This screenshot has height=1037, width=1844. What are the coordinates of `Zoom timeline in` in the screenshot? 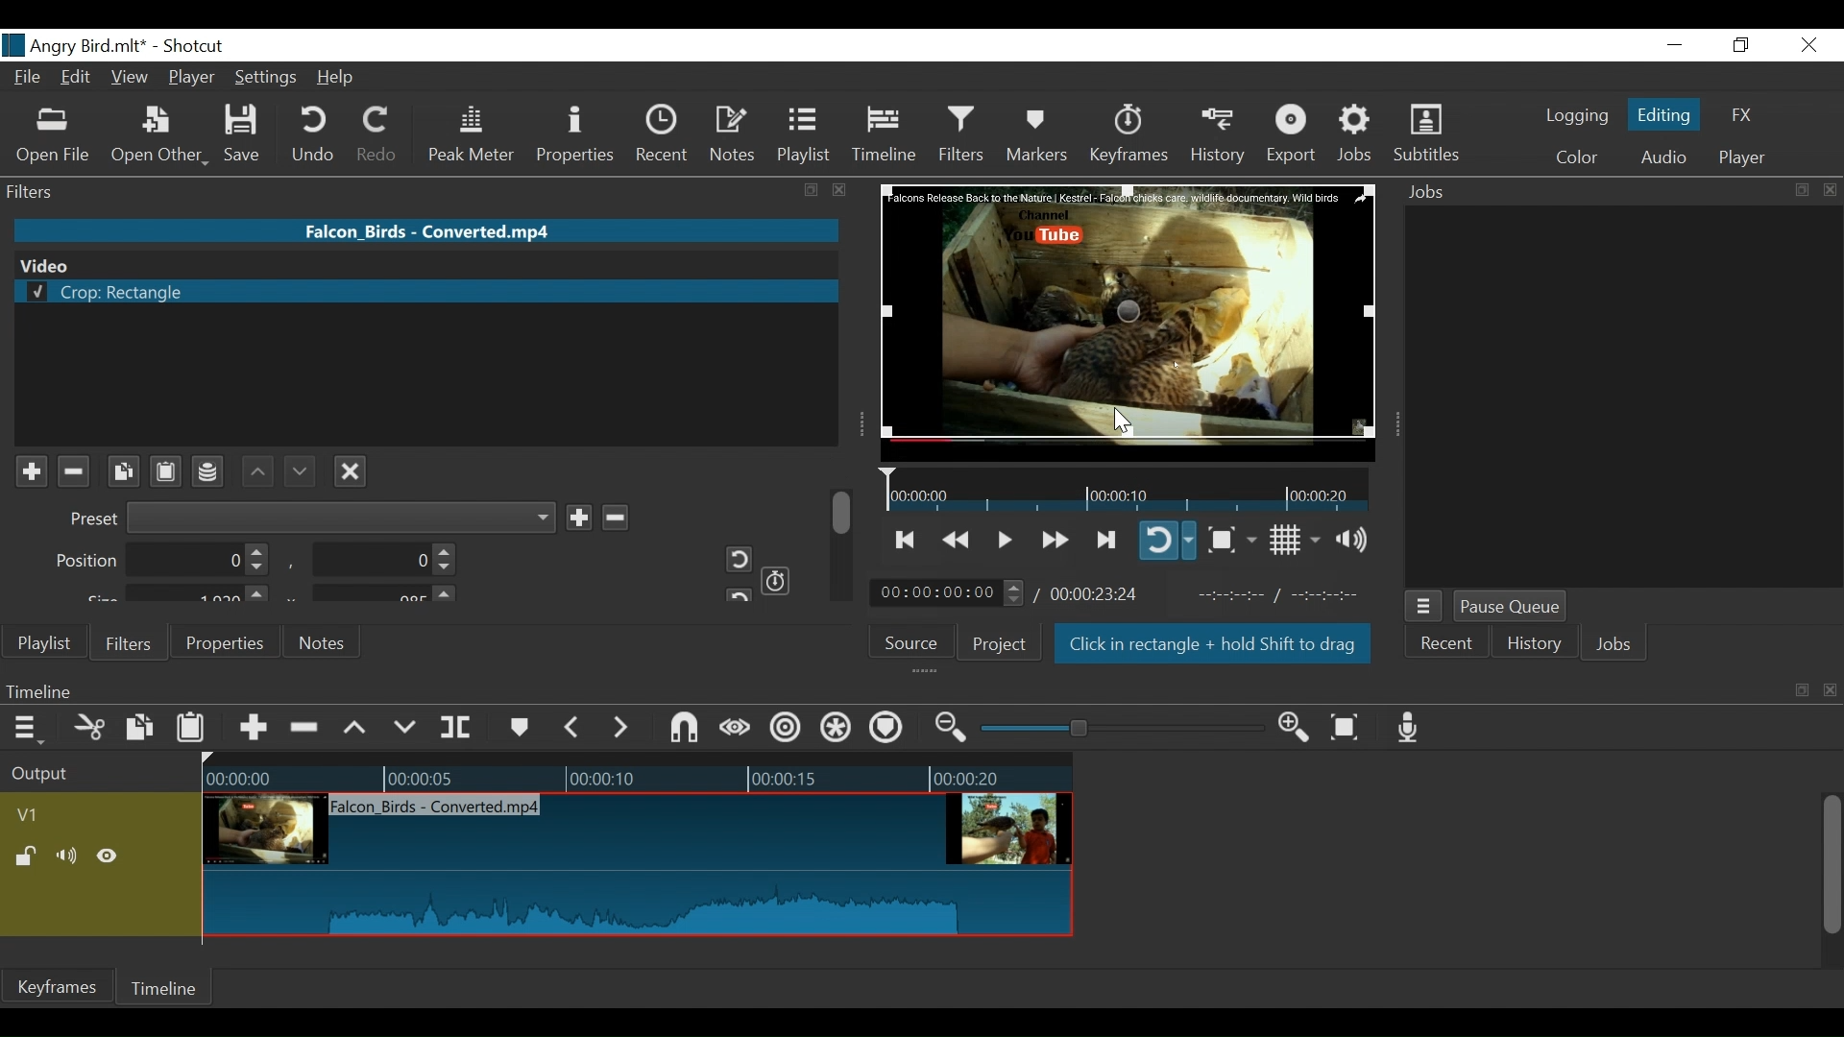 It's located at (1299, 729).